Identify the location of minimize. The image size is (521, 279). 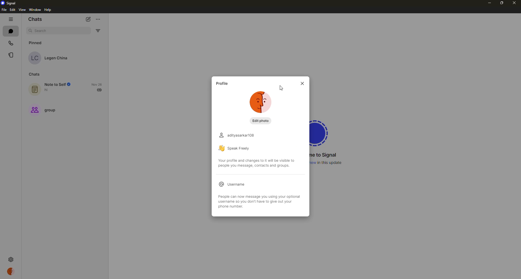
(488, 4).